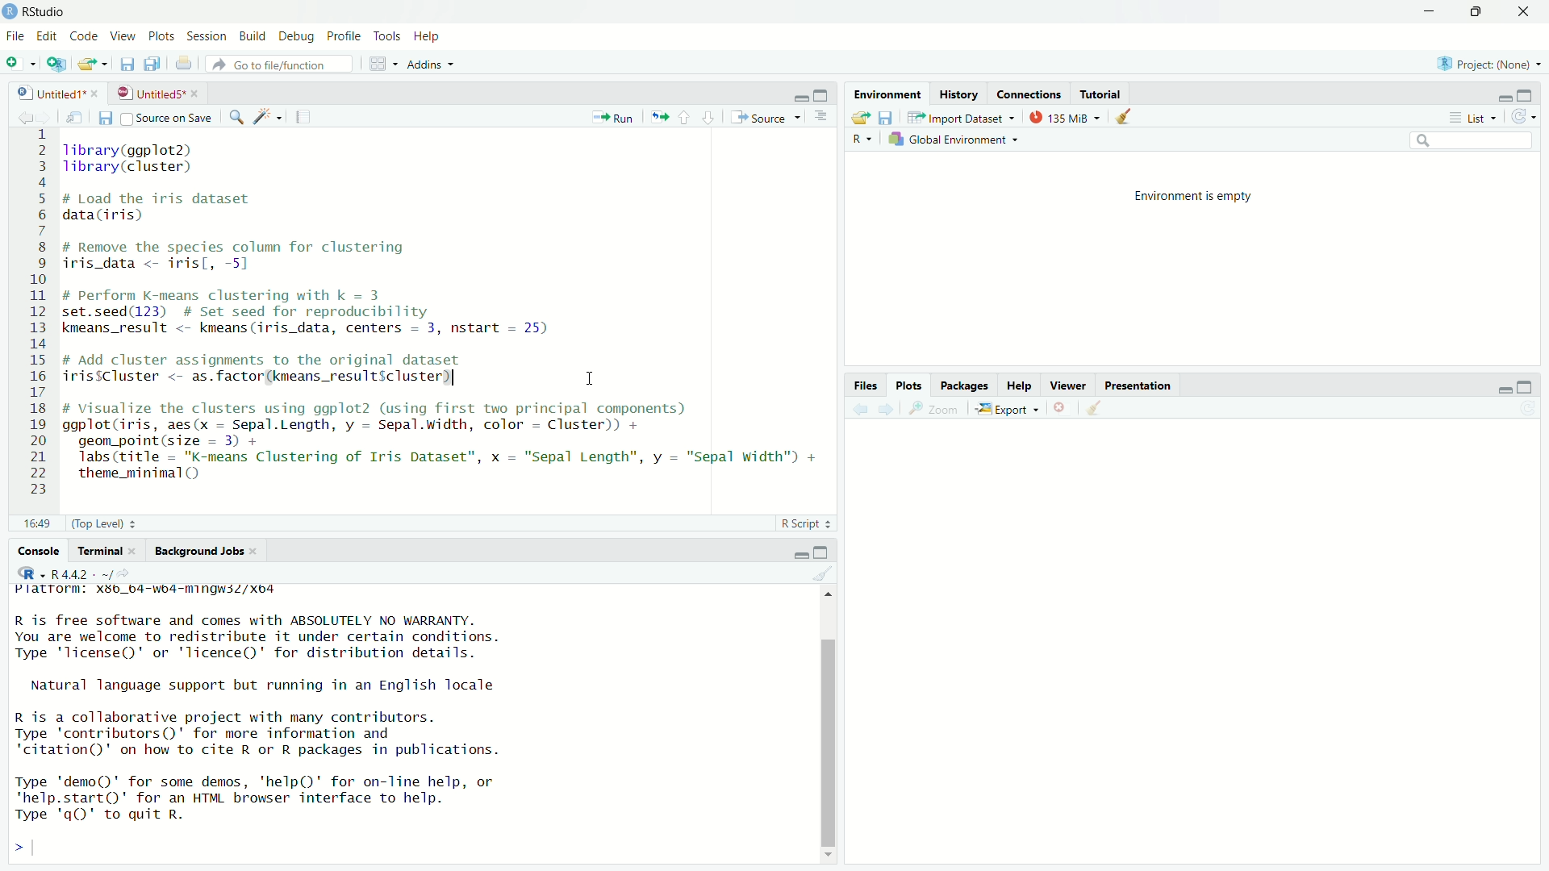 The image size is (1549, 871). What do you see at coordinates (1486, 66) in the screenshot?
I see `project: (none)` at bounding box center [1486, 66].